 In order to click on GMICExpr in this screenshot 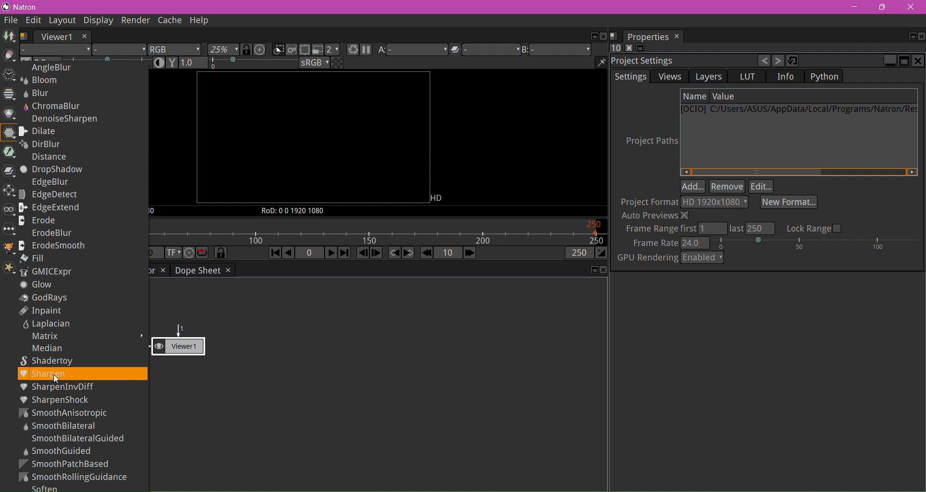, I will do `click(48, 273)`.